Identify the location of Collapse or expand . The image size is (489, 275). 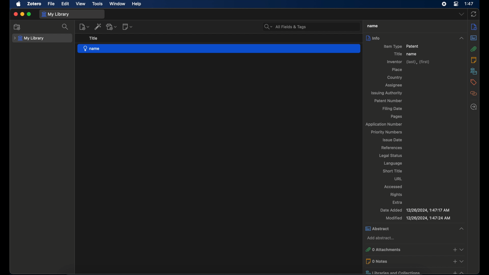
(463, 272).